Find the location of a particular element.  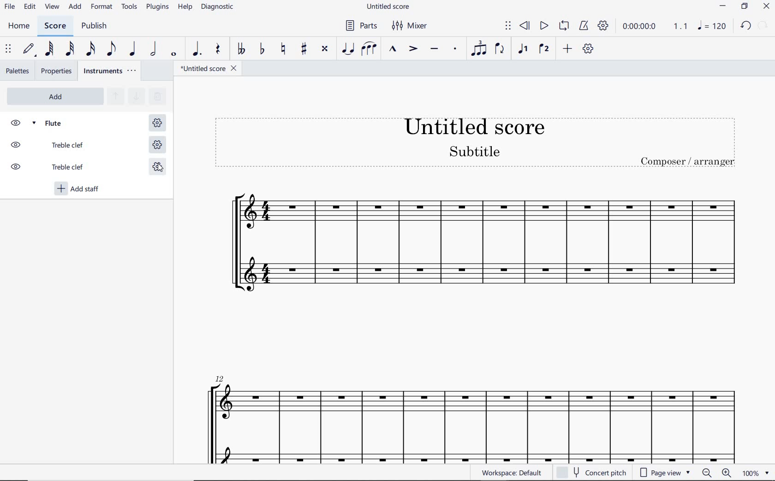

WORKSPACE: DEFAULT is located at coordinates (513, 473).